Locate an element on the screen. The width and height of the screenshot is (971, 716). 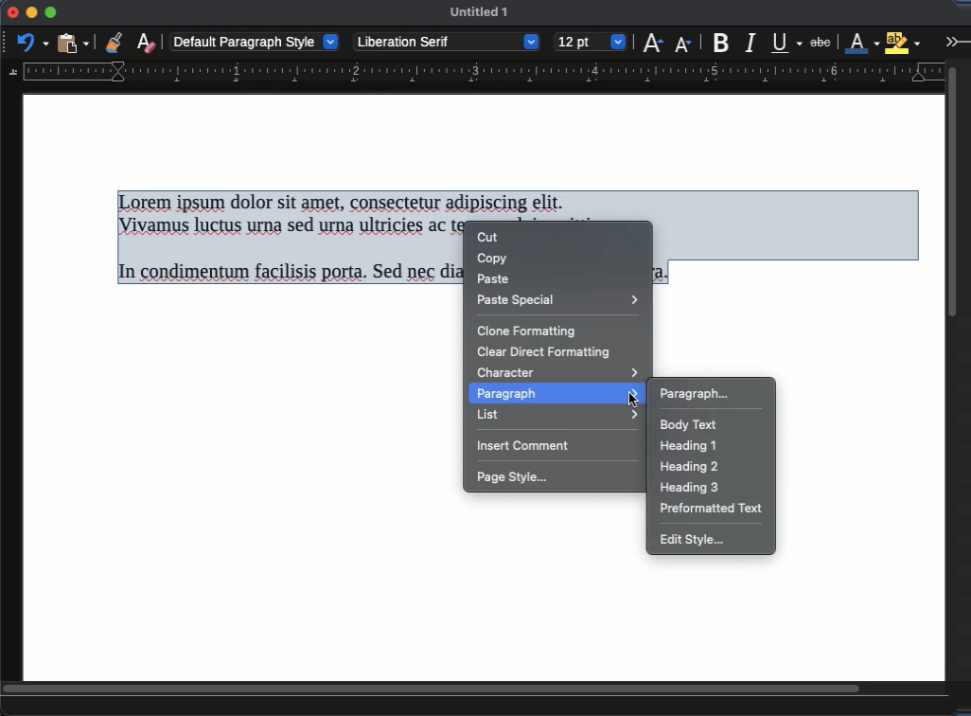
highlight color is located at coordinates (903, 41).